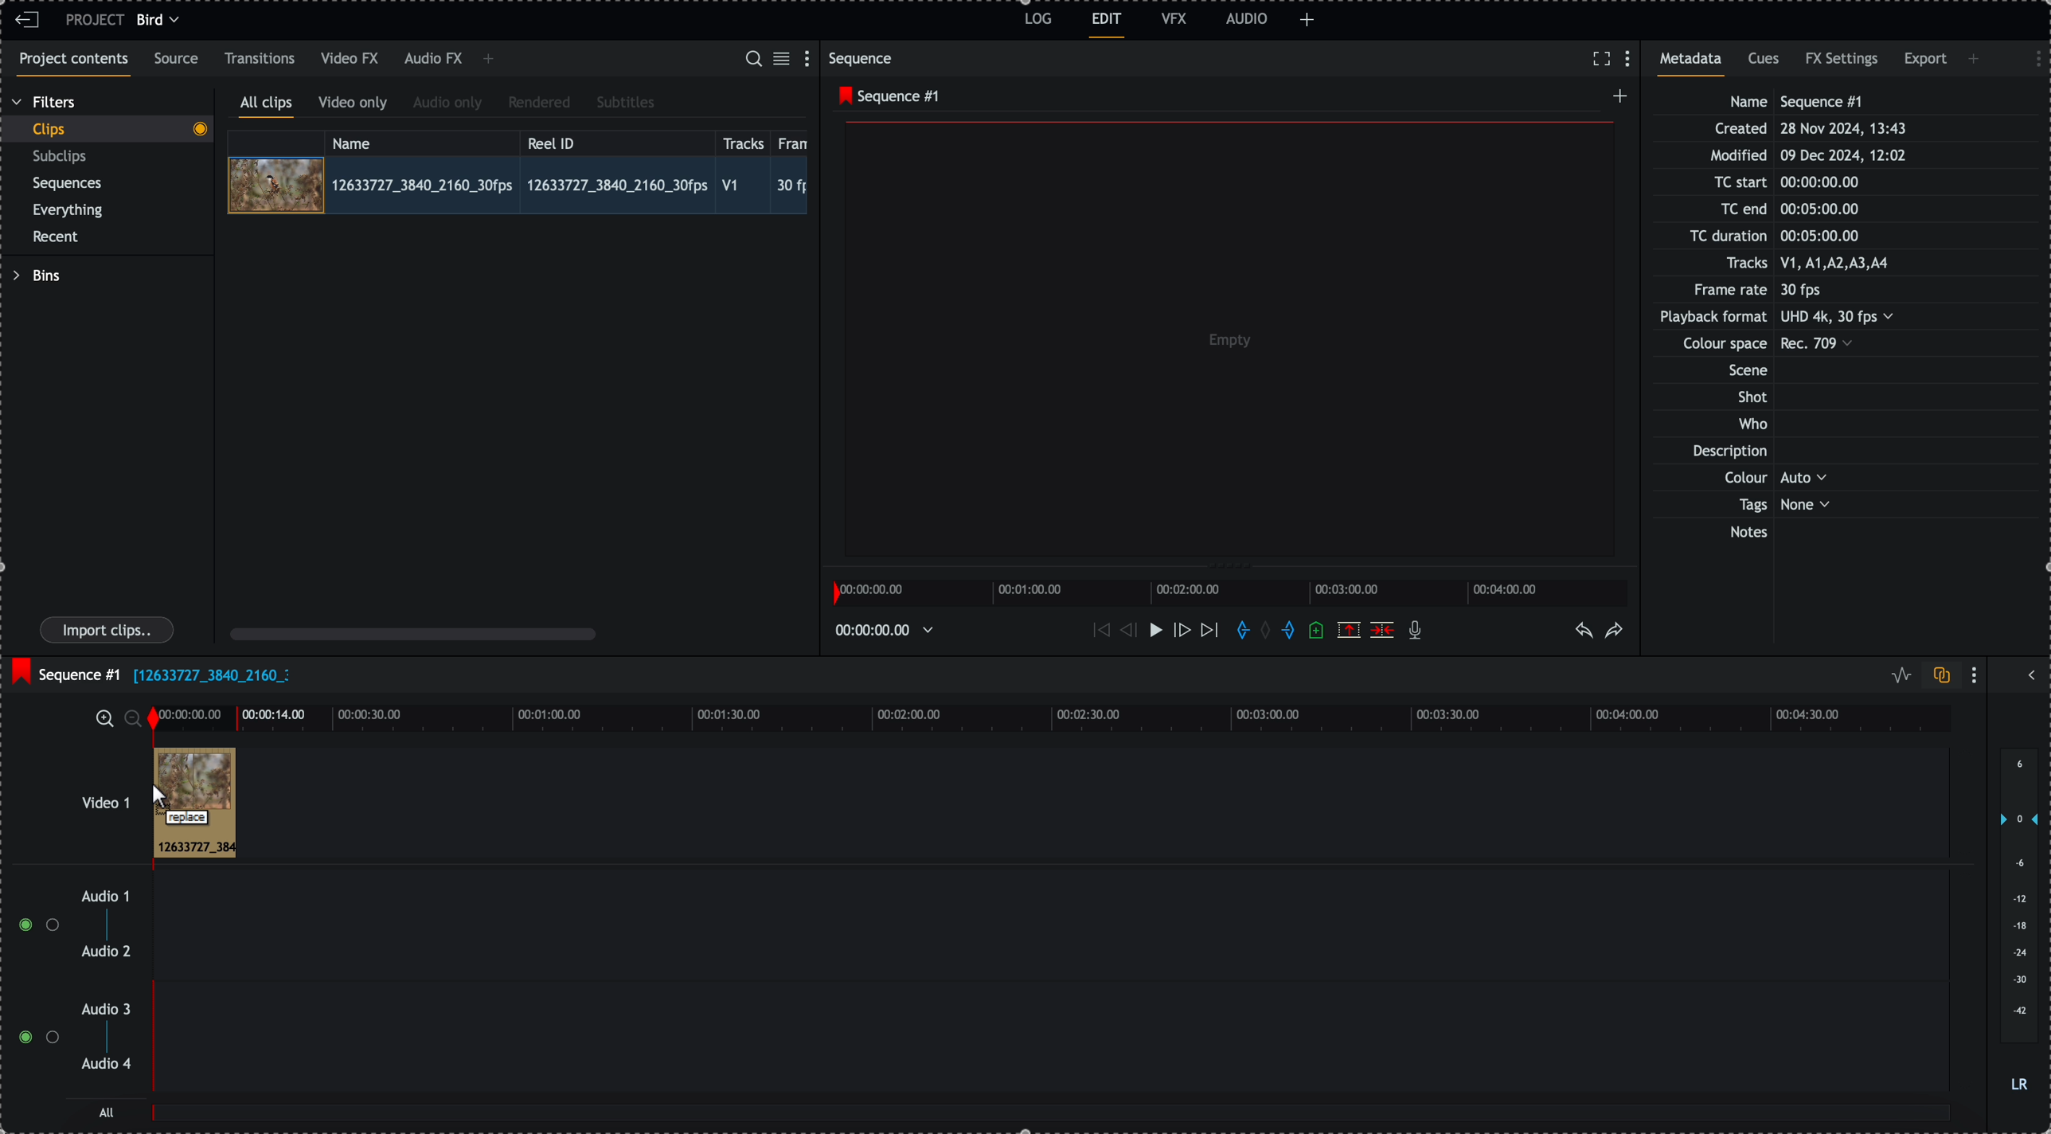 This screenshot has height=1134, width=2051. Describe the element at coordinates (110, 1010) in the screenshot. I see `audio 3` at that location.